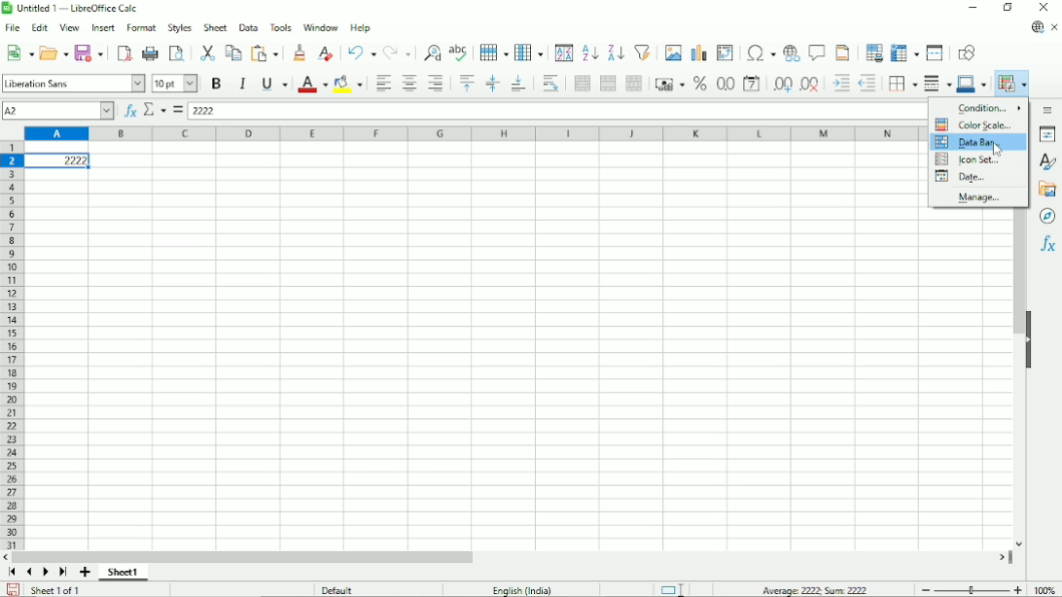 This screenshot has width=1062, height=597. Describe the element at coordinates (901, 84) in the screenshot. I see `Borders` at that location.